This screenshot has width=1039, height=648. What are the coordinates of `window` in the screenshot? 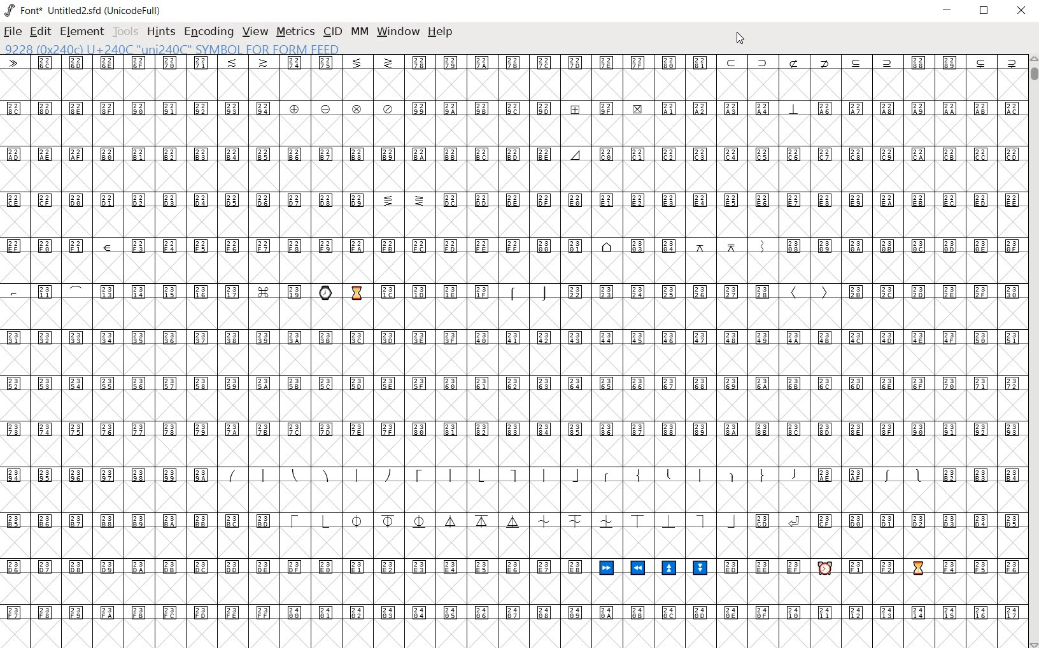 It's located at (399, 32).